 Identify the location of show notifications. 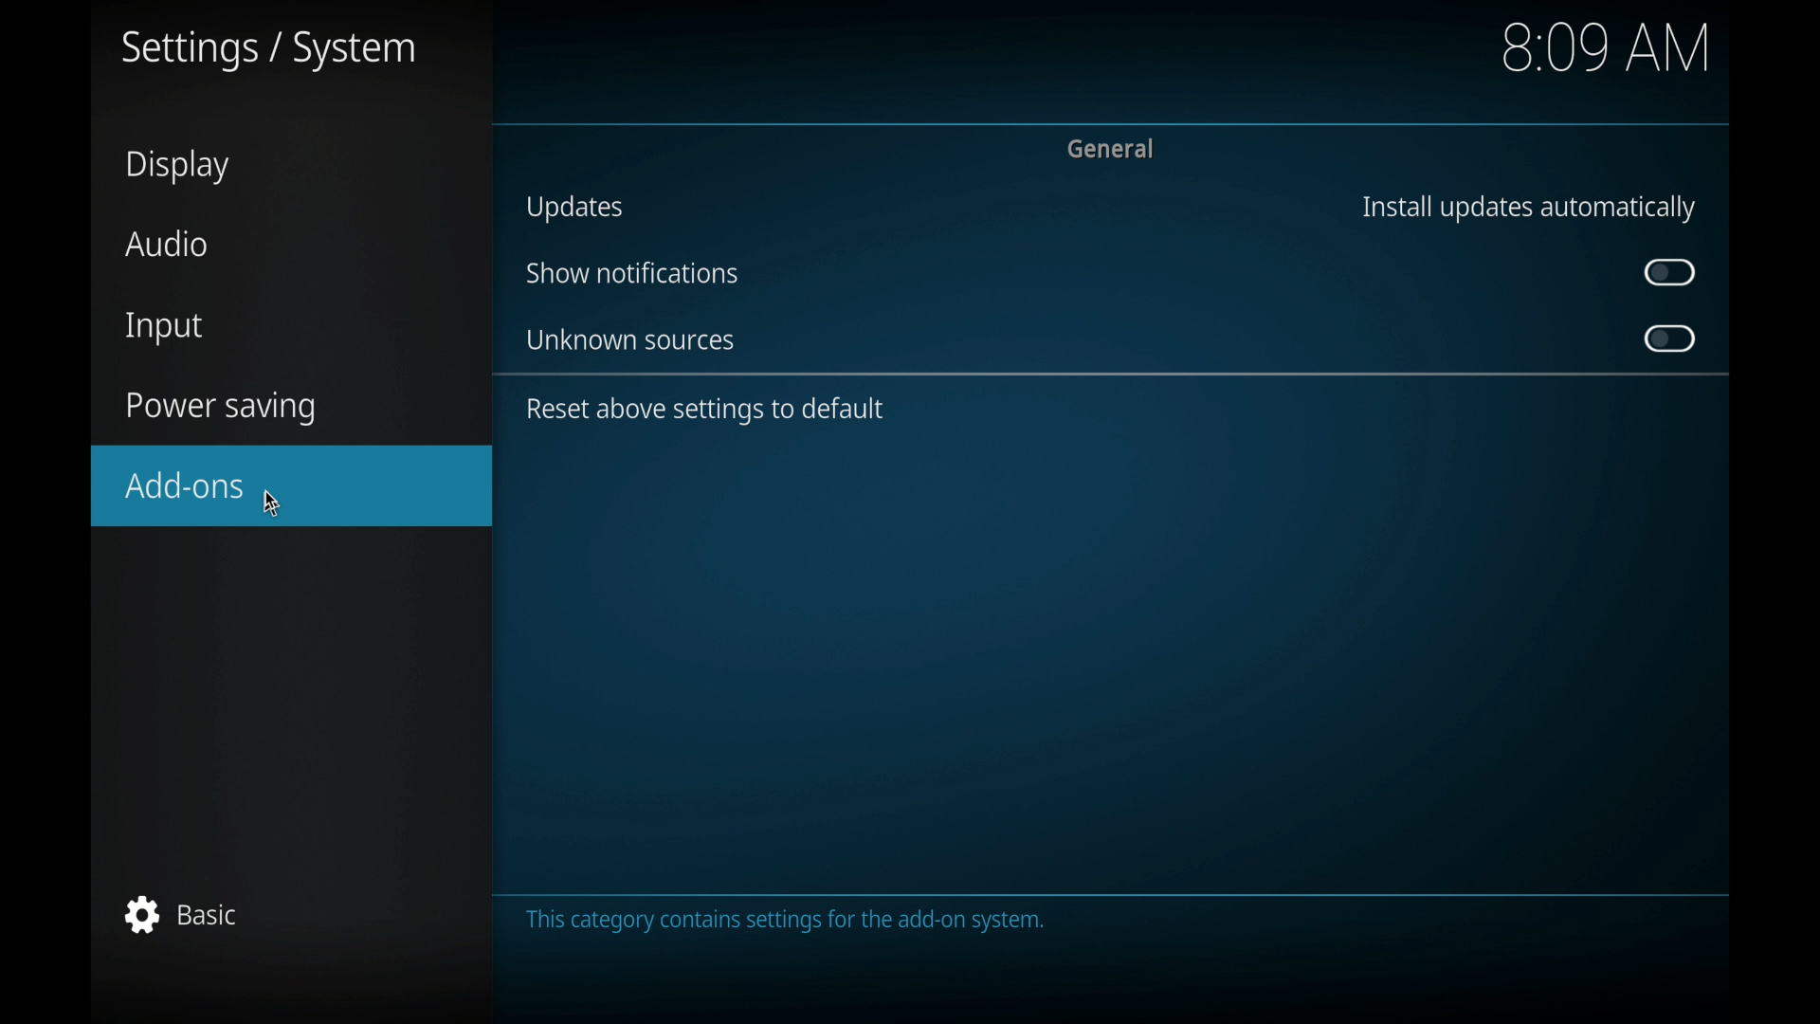
(631, 273).